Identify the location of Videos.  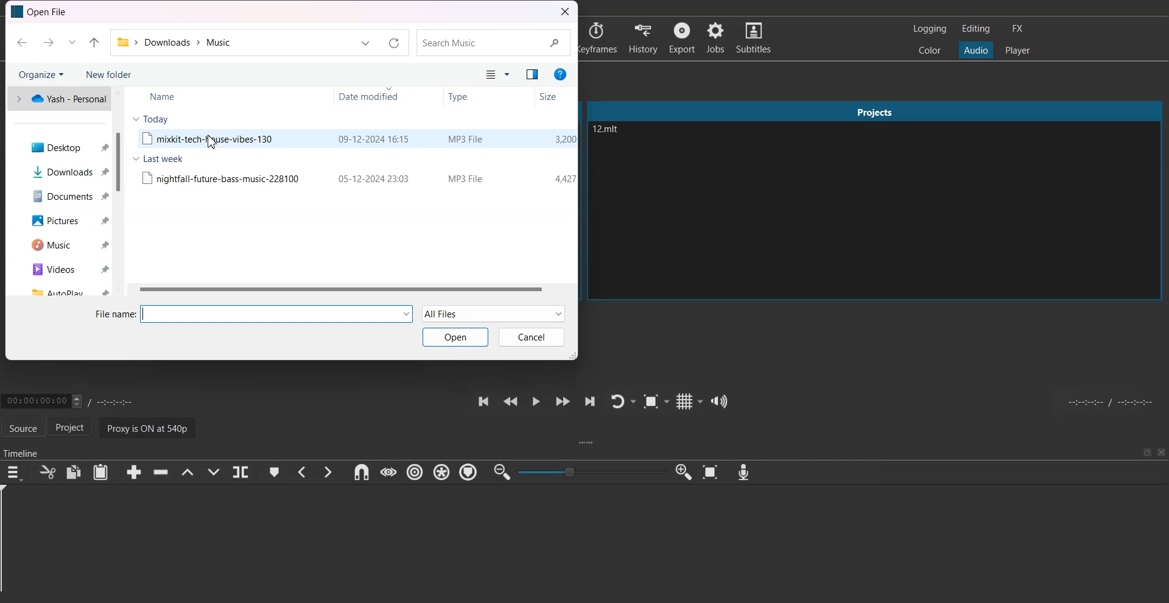
(65, 269).